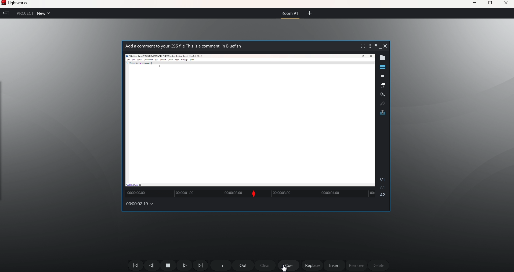 This screenshot has height=272, width=514. What do you see at coordinates (200, 265) in the screenshot?
I see `Move Forward` at bounding box center [200, 265].